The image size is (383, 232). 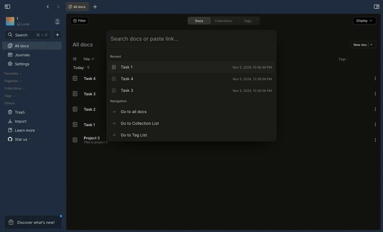 What do you see at coordinates (19, 64) in the screenshot?
I see `Settings` at bounding box center [19, 64].